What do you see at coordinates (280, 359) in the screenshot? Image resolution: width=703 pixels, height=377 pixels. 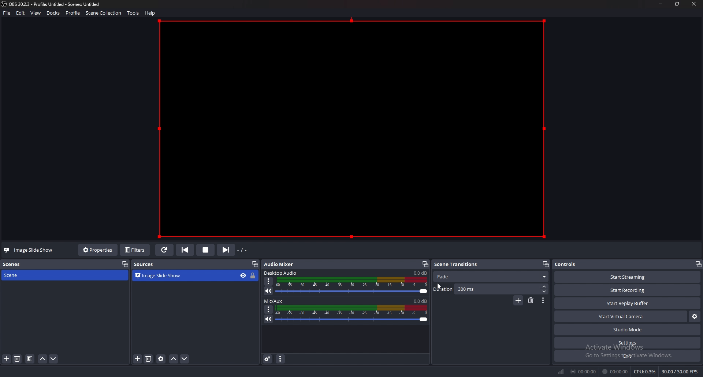 I see `audio mixer menu` at bounding box center [280, 359].